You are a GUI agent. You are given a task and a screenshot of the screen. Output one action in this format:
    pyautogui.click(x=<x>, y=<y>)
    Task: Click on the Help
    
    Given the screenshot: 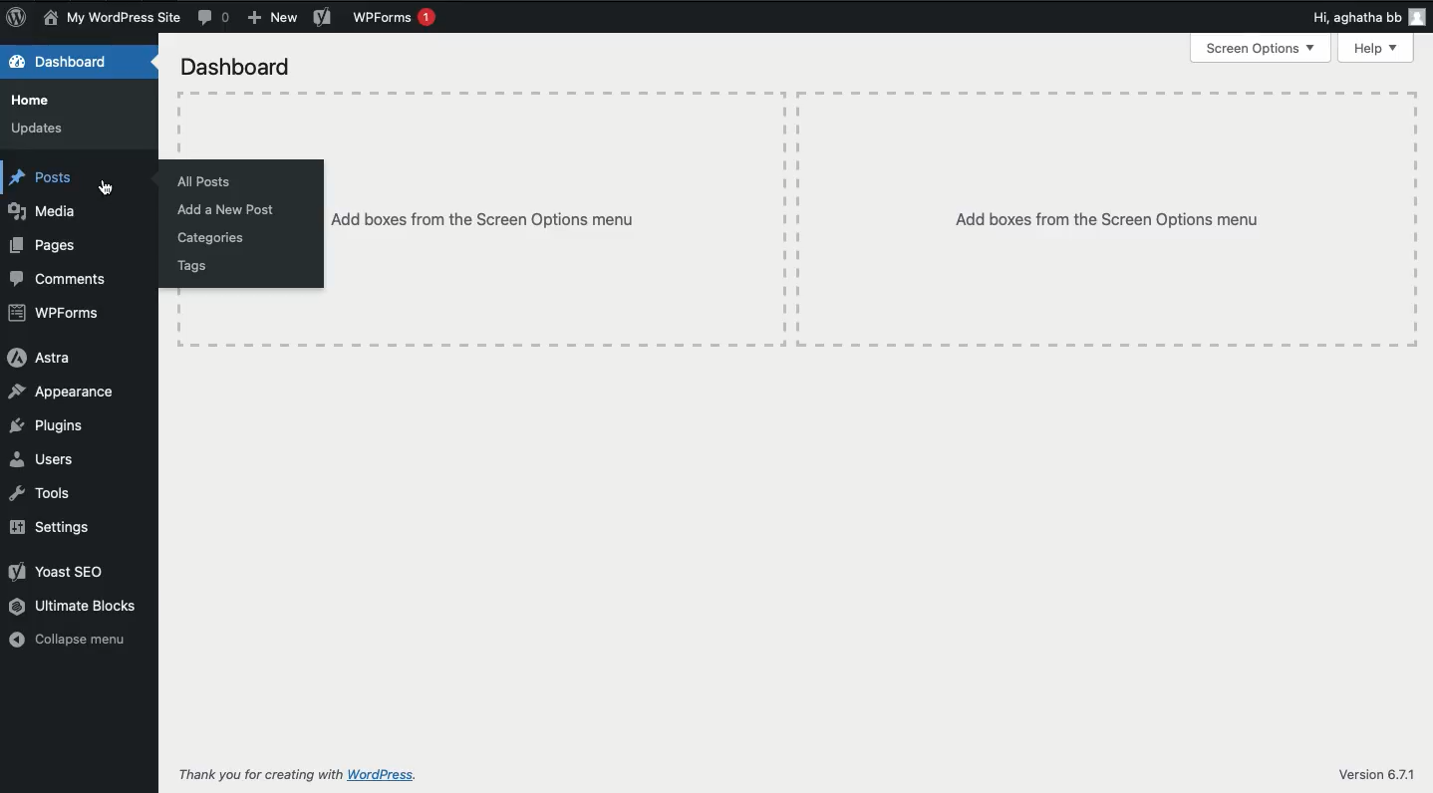 What is the action you would take?
    pyautogui.click(x=1376, y=47)
    